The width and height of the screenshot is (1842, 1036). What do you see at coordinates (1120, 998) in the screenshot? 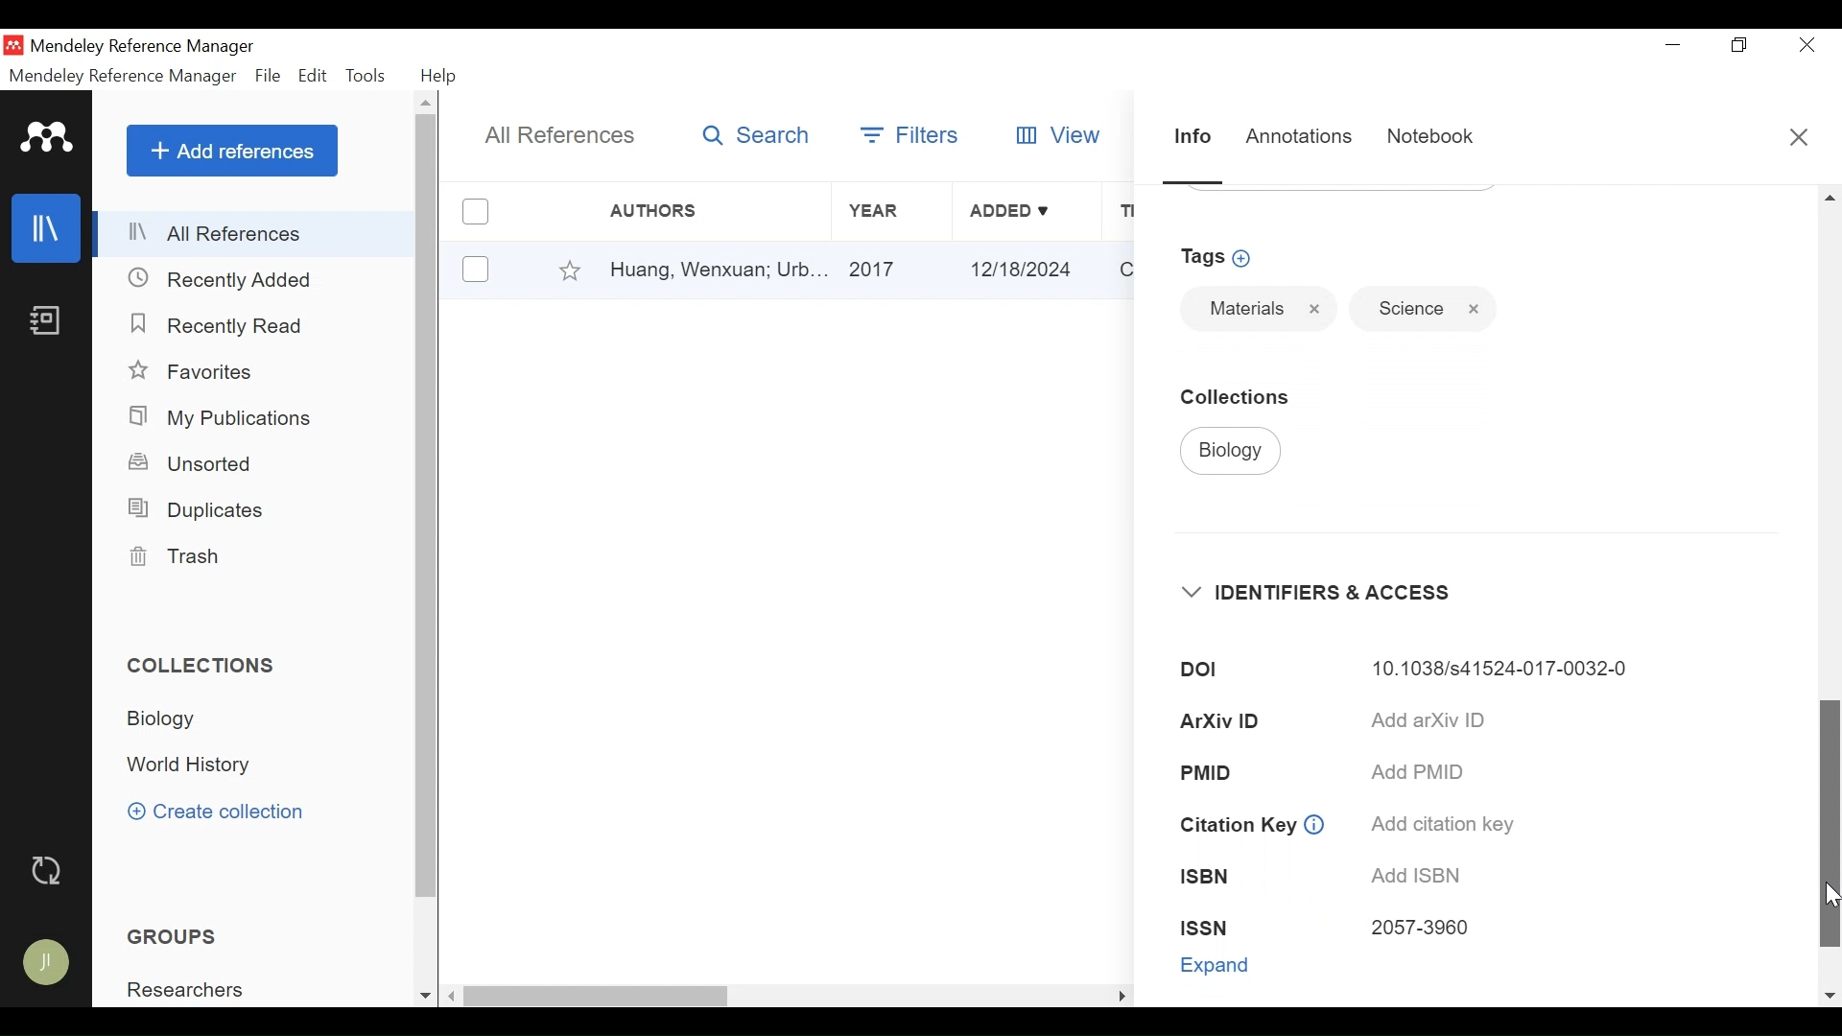
I see `Scroll Rigt` at bounding box center [1120, 998].